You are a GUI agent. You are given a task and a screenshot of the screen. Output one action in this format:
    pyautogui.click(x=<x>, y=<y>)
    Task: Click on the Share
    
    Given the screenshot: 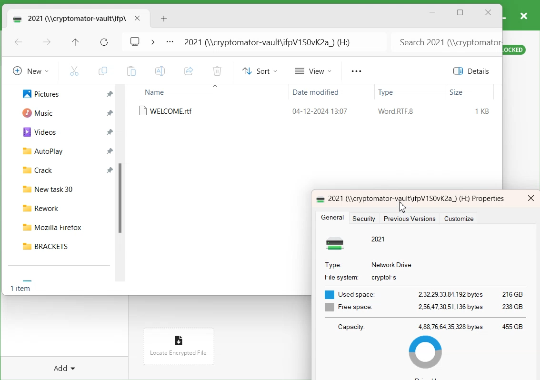 What is the action you would take?
    pyautogui.click(x=189, y=71)
    